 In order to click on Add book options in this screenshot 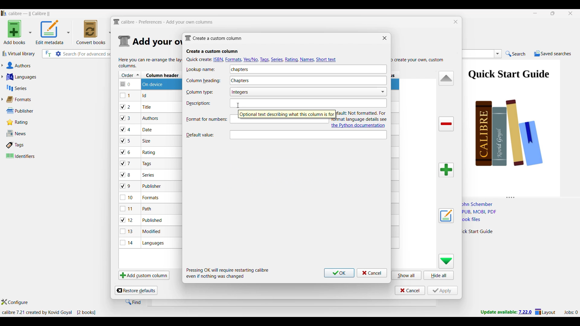, I will do `click(18, 32)`.